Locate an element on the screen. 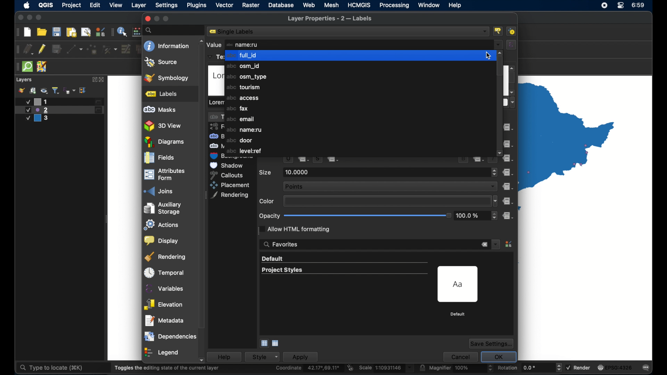 The height and width of the screenshot is (375, 667). dropdown menu is located at coordinates (496, 244).